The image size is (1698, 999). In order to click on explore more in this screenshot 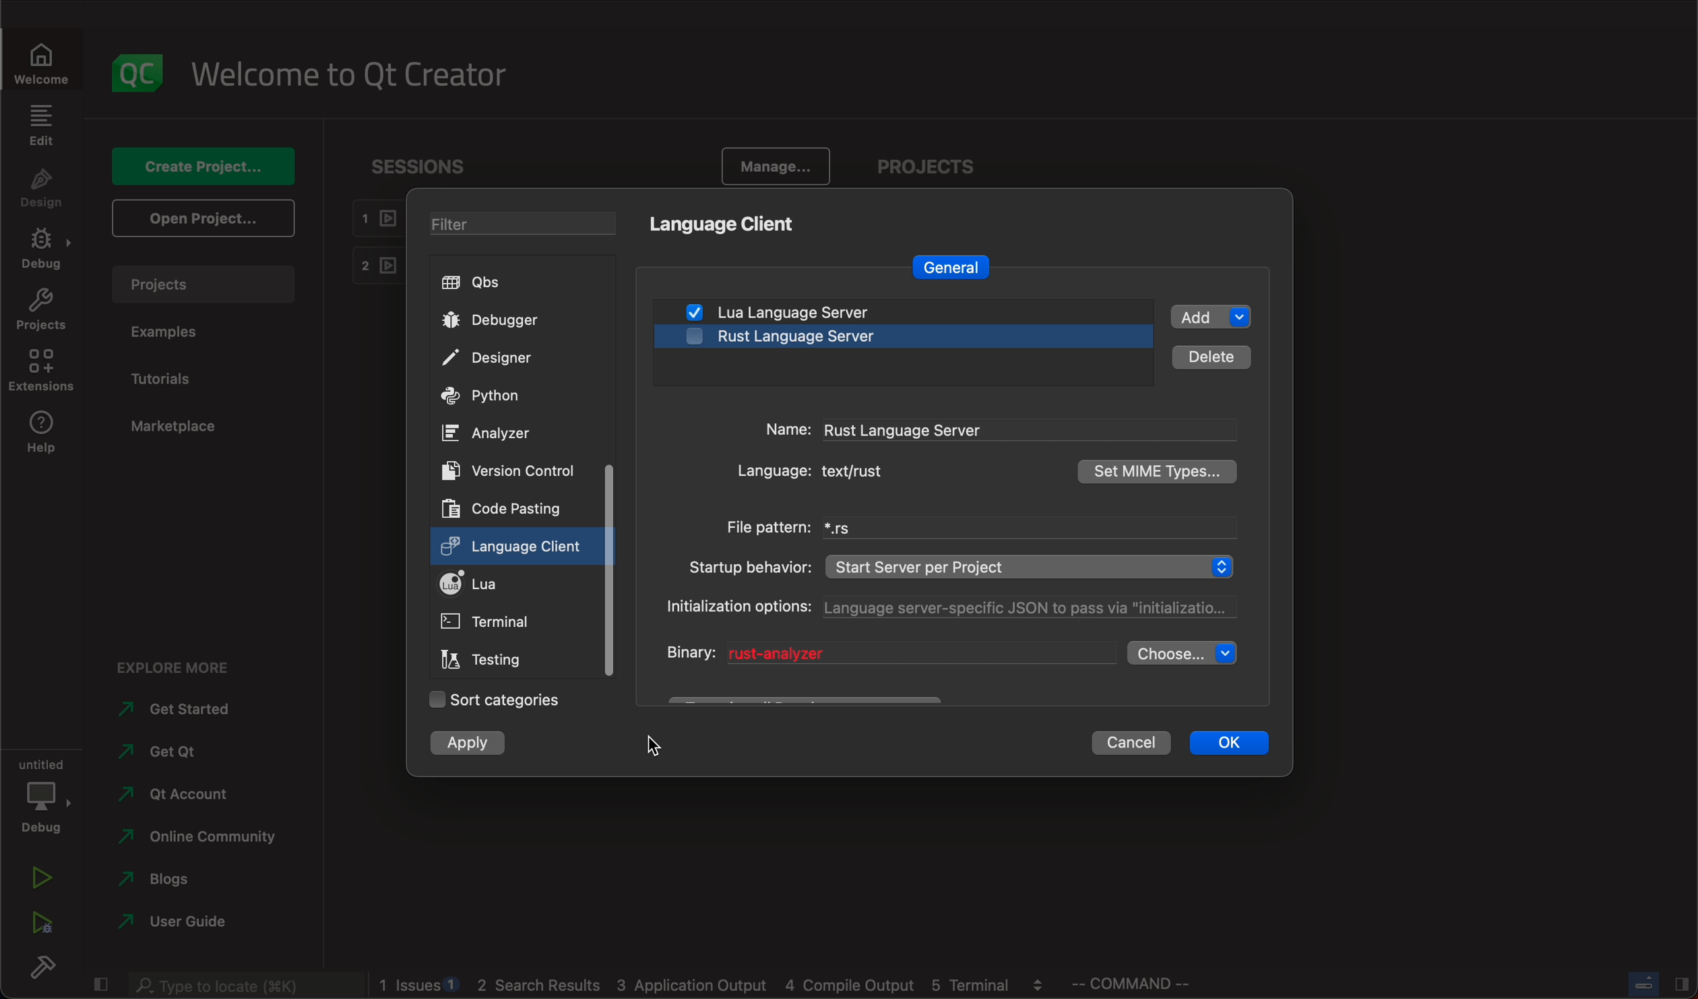, I will do `click(186, 665)`.